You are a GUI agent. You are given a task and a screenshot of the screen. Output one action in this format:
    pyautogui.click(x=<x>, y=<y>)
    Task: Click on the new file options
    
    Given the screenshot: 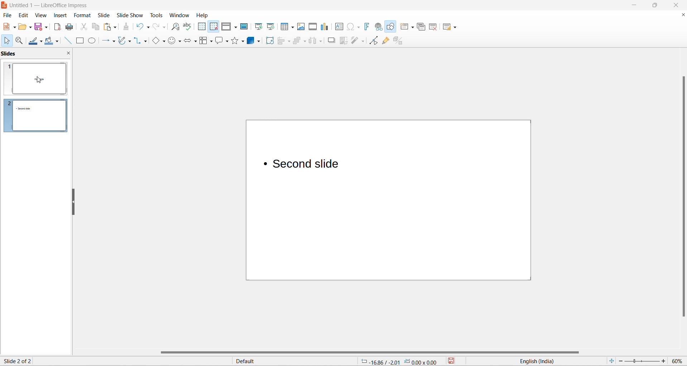 What is the action you would take?
    pyautogui.click(x=14, y=28)
    